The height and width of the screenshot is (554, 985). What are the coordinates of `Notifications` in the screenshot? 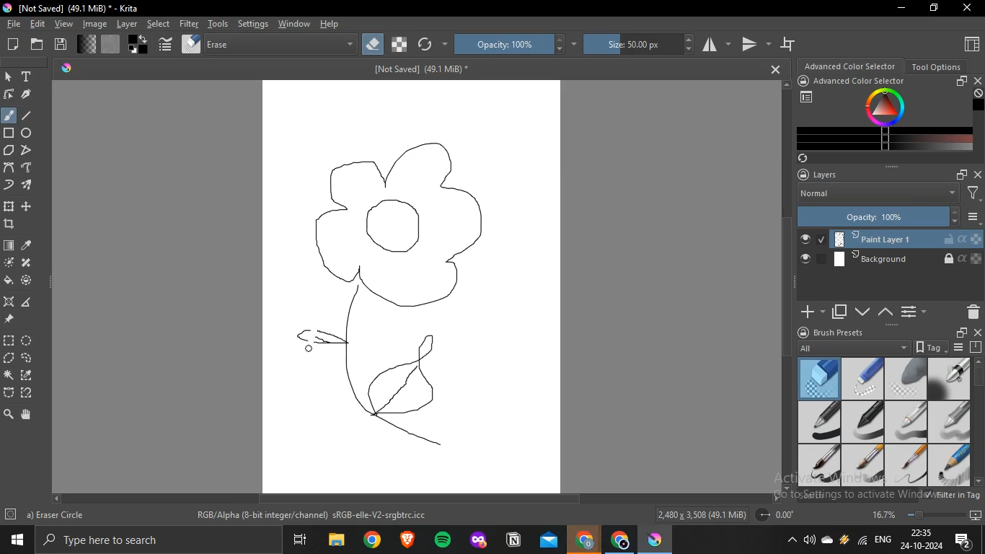 It's located at (963, 539).